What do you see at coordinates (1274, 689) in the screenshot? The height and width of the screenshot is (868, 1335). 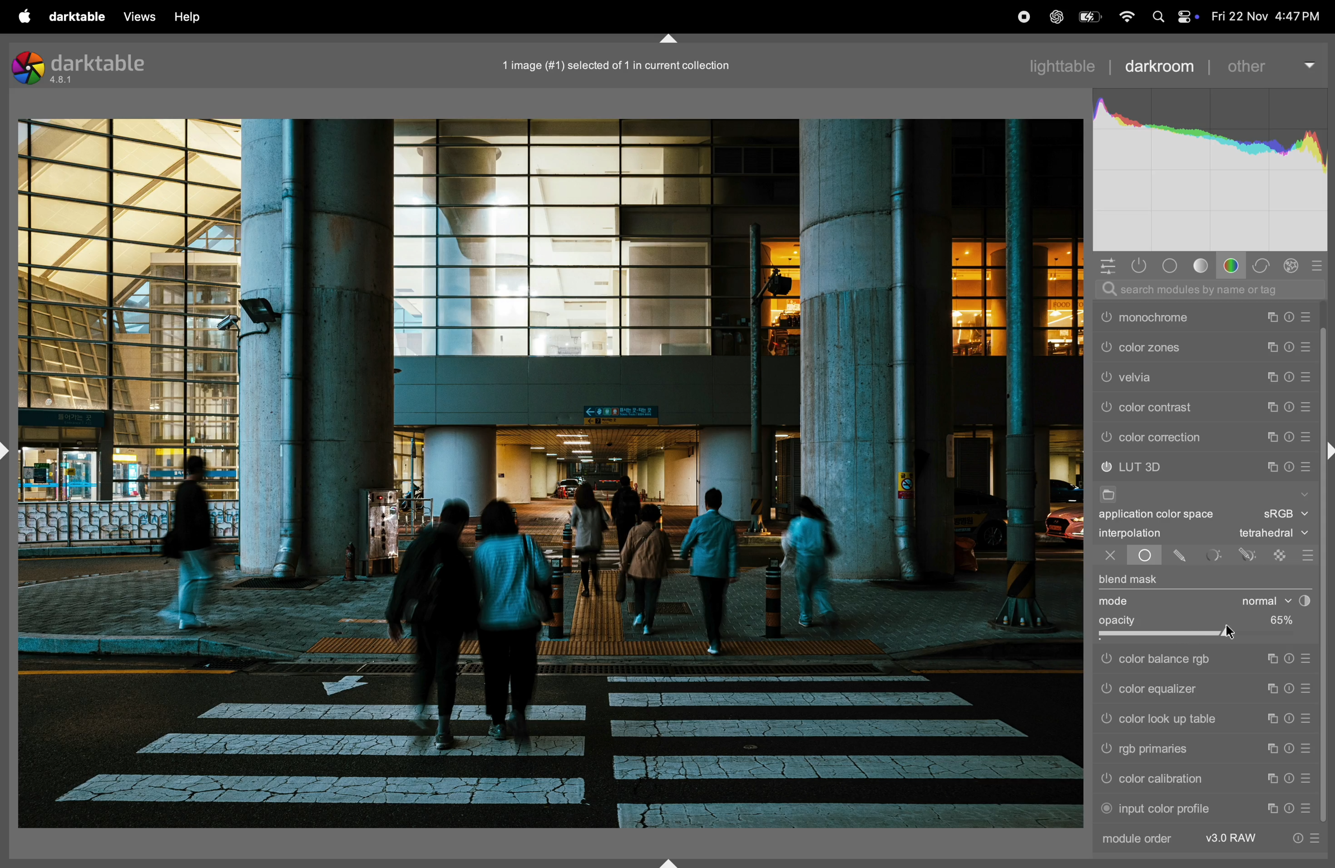 I see `multiple instance actions` at bounding box center [1274, 689].